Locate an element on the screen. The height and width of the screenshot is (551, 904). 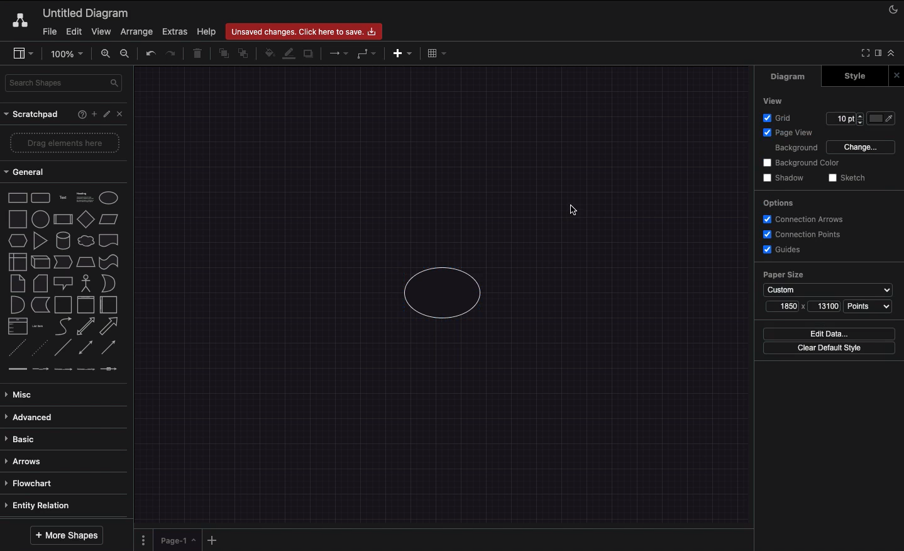
Arrow is located at coordinates (109, 326).